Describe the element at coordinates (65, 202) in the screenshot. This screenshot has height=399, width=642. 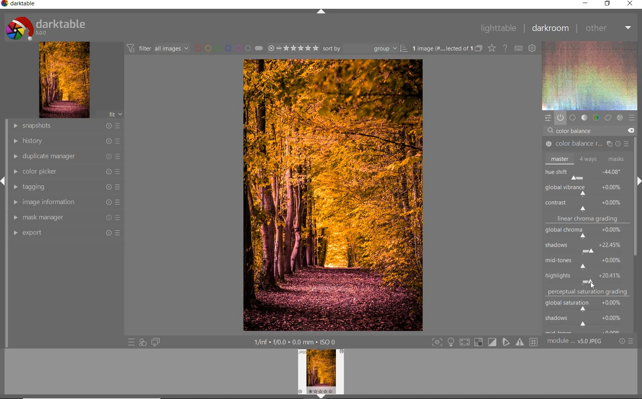
I see `image information` at that location.